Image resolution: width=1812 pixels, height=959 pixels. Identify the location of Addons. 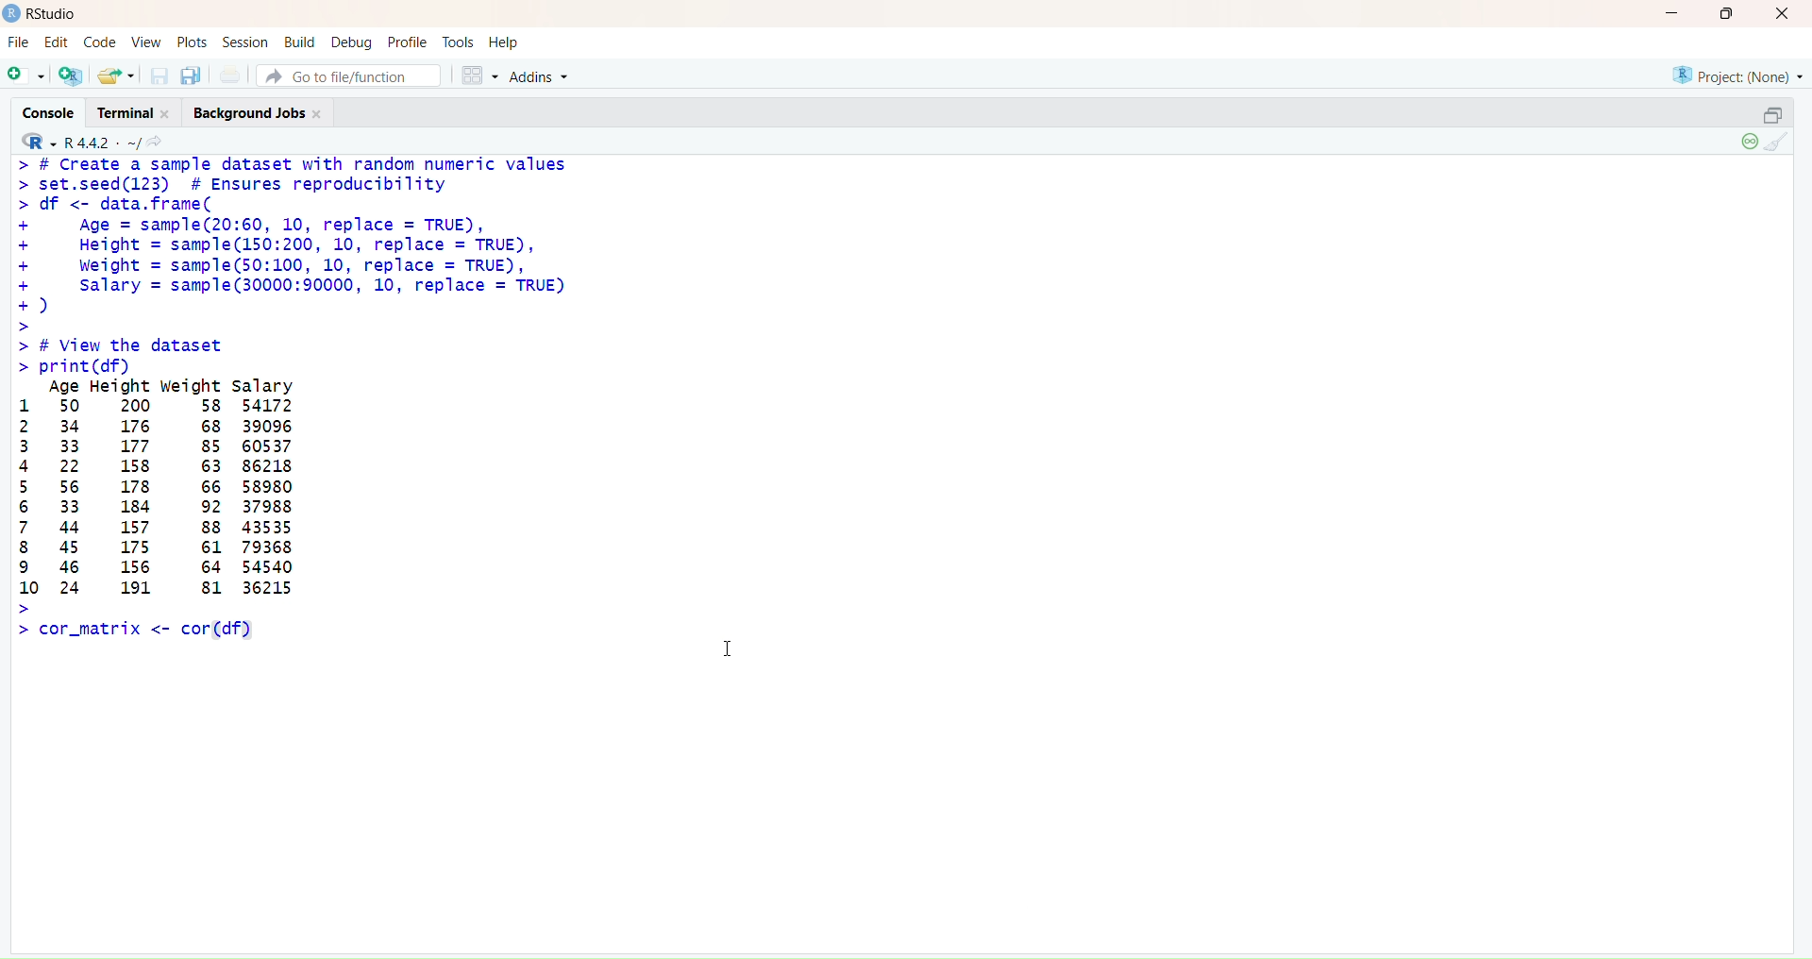
(543, 76).